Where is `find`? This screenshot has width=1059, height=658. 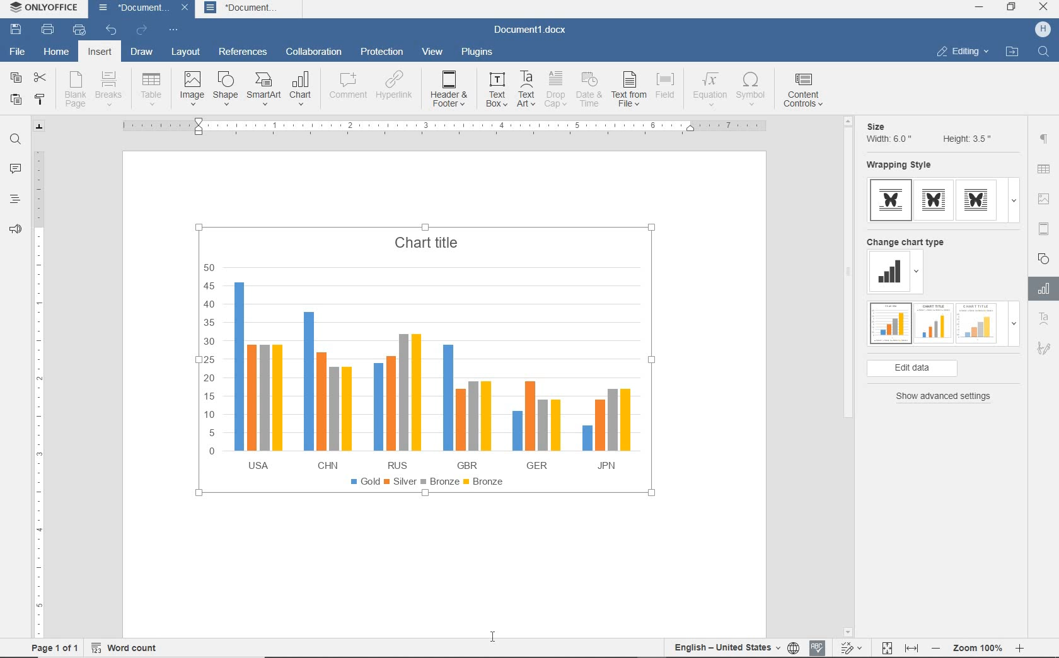
find is located at coordinates (16, 139).